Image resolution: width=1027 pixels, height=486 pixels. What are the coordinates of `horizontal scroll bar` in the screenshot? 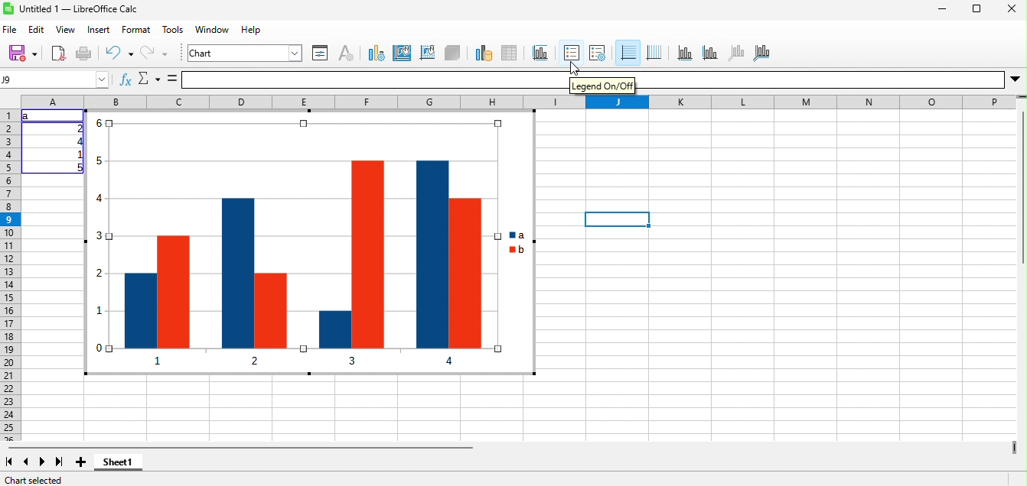 It's located at (239, 447).